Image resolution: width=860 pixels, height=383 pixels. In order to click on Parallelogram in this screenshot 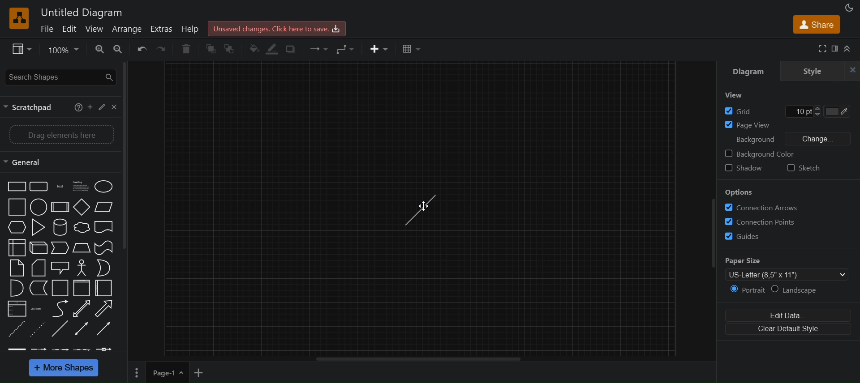, I will do `click(104, 207)`.